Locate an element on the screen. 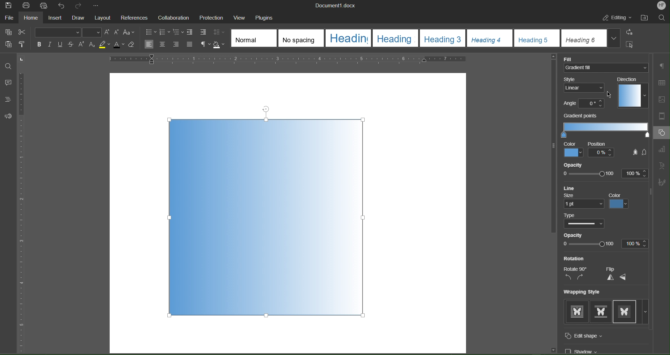 Image resolution: width=670 pixels, height=355 pixels. Print is located at coordinates (26, 6).